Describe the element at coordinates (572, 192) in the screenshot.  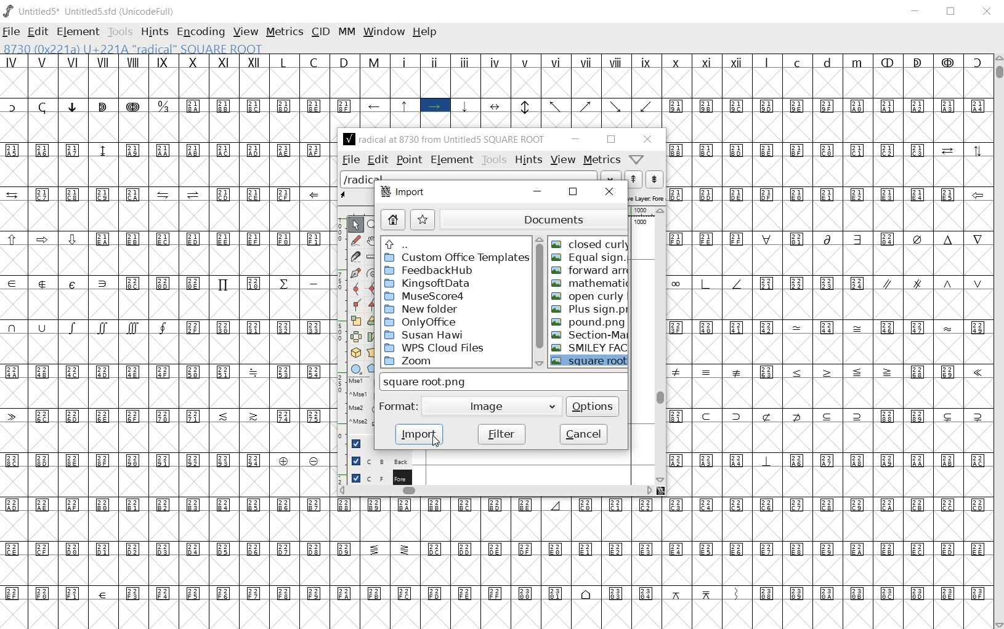
I see `restore` at that location.